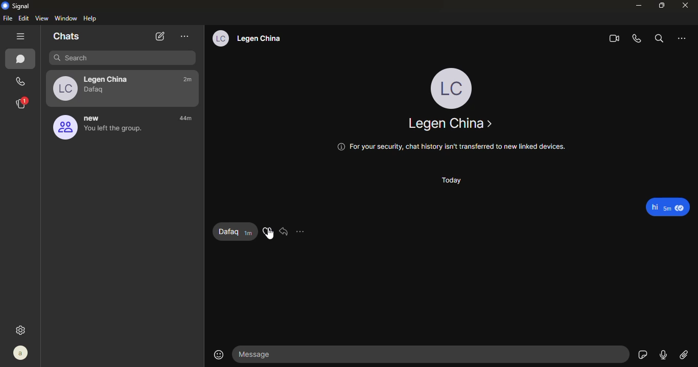  I want to click on message, so click(432, 353).